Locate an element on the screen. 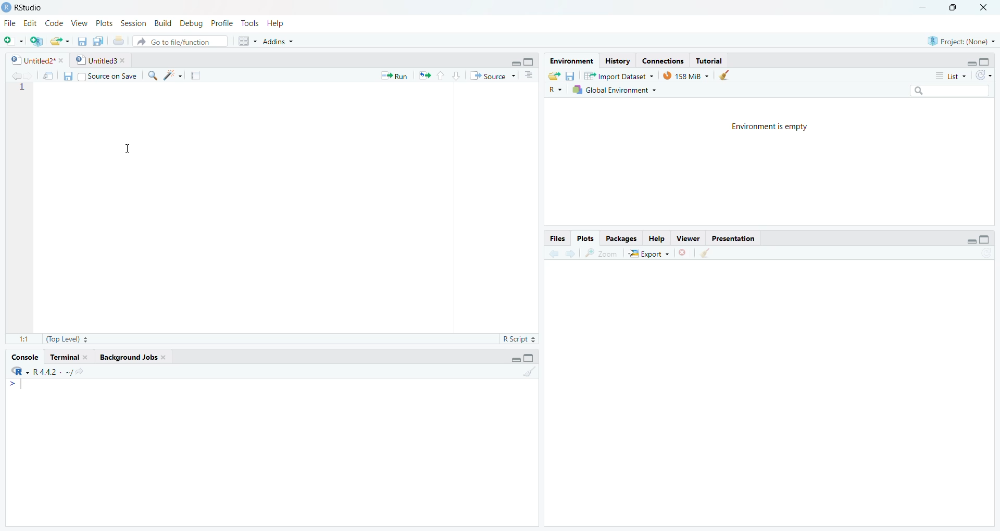 This screenshot has height=531, width=1000. rerun the previous code is located at coordinates (423, 76).